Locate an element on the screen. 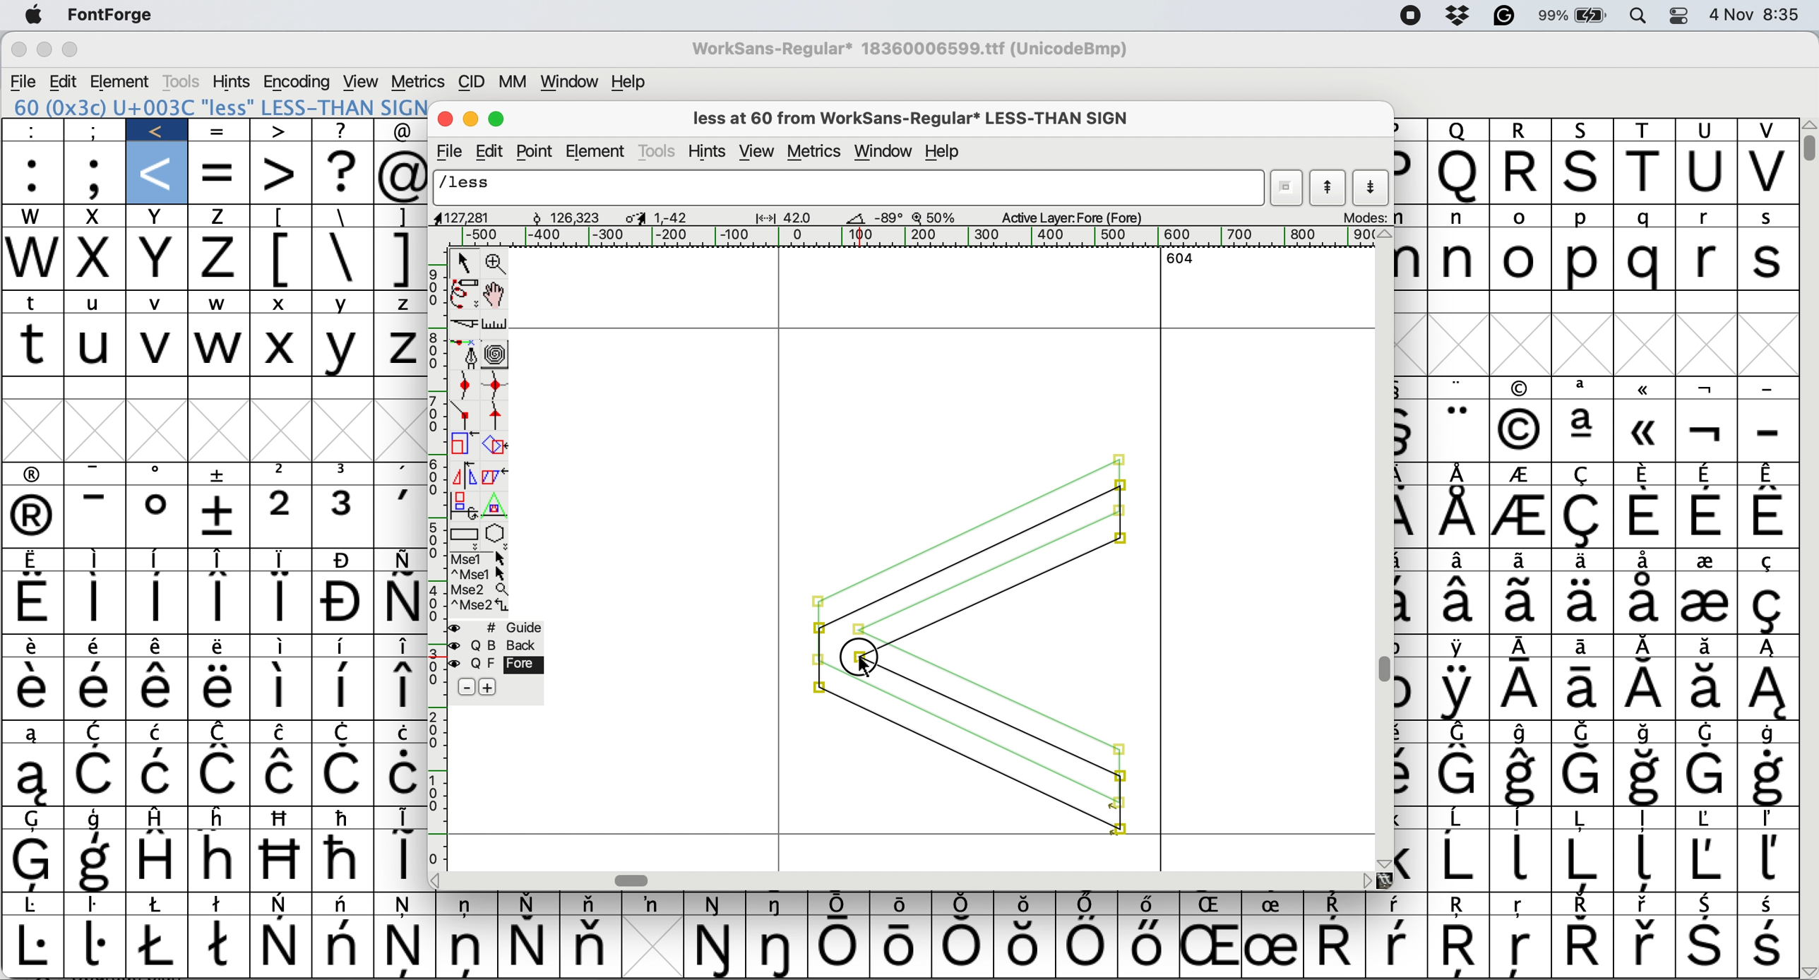 The height and width of the screenshot is (980, 1819). Symbol is located at coordinates (1211, 905).